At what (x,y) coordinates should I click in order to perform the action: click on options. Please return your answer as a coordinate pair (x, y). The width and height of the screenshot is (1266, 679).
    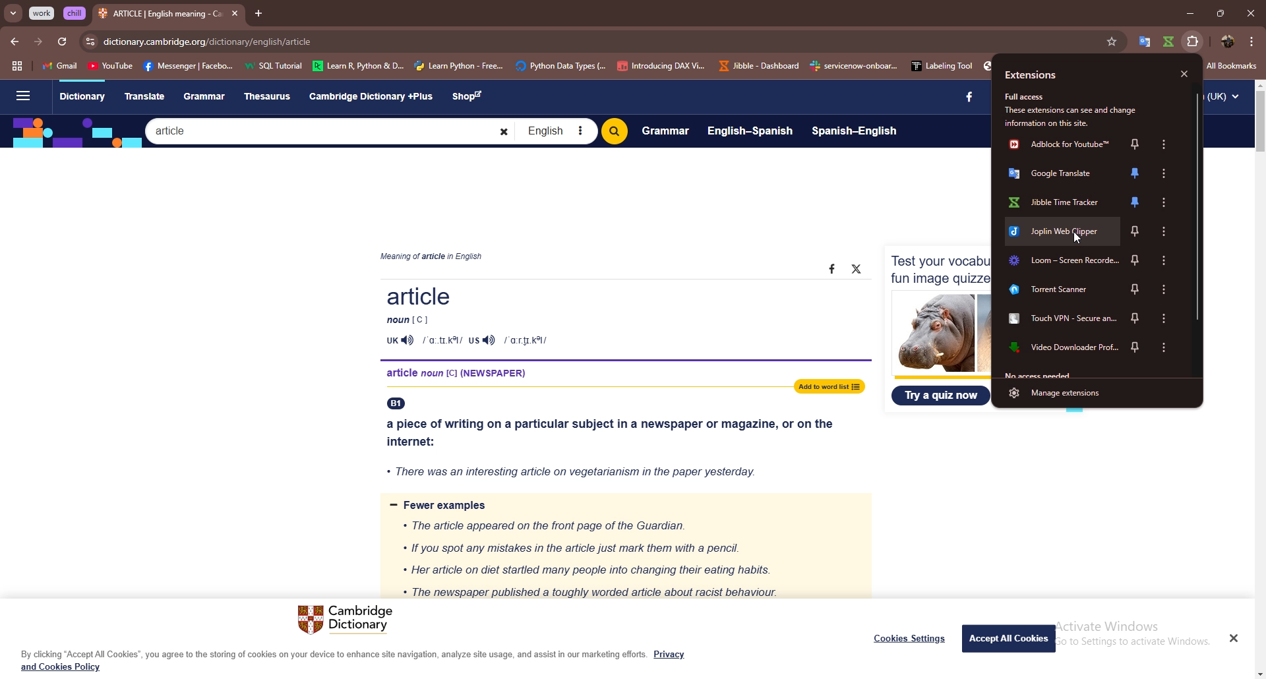
    Looking at the image, I should click on (1165, 231).